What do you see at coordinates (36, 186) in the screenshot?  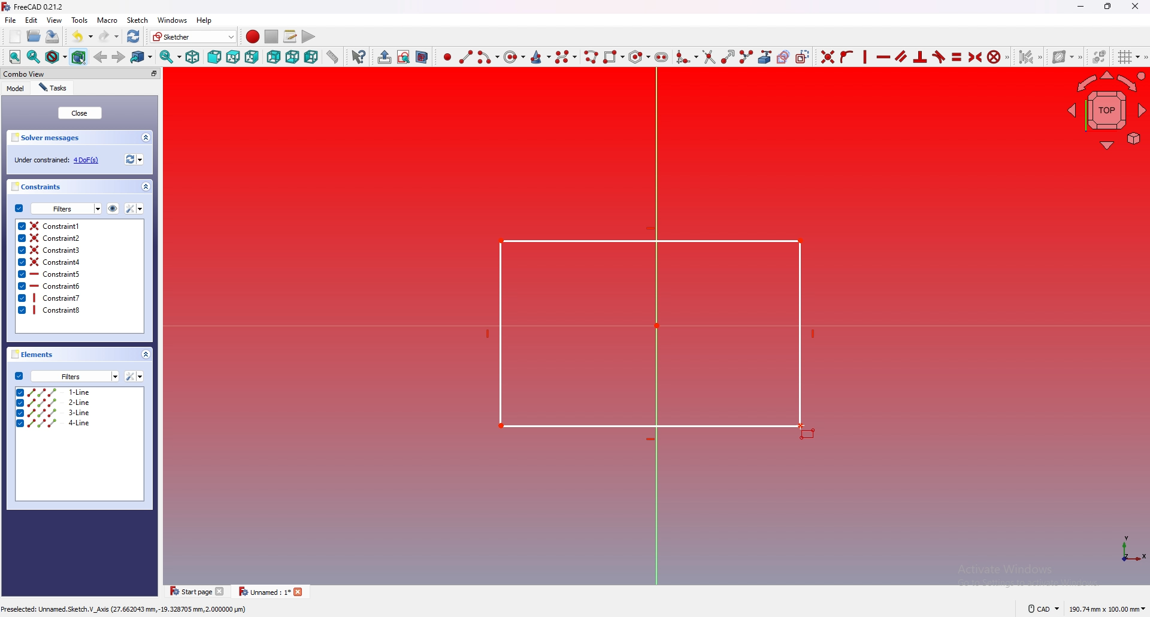 I see `constraints` at bounding box center [36, 186].